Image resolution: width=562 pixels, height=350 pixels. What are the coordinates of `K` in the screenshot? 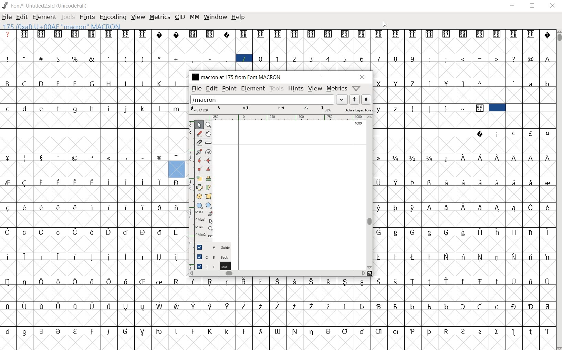 It's located at (160, 83).